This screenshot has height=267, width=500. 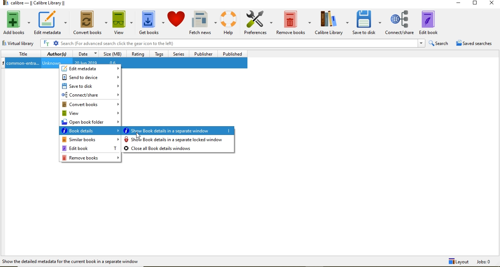 I want to click on publisher, so click(x=202, y=54).